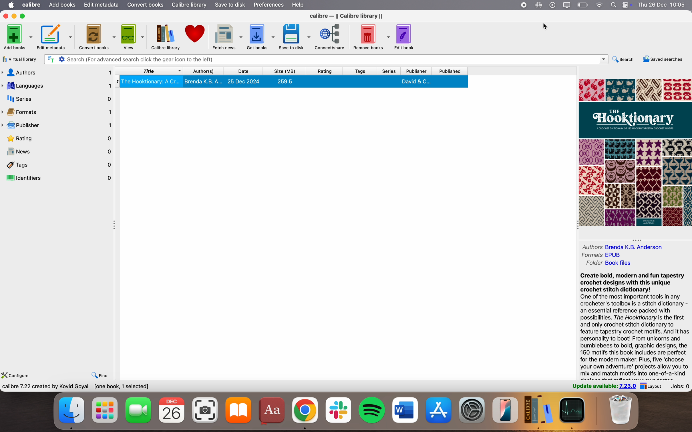 This screenshot has width=692, height=432. Describe the element at coordinates (204, 71) in the screenshot. I see `author(s)` at that location.